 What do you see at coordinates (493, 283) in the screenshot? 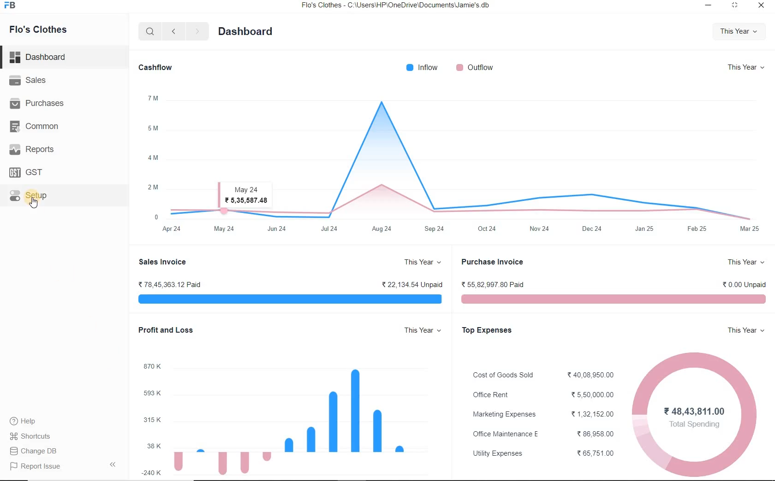
I see `< 55,82,997.80 Paid` at bounding box center [493, 283].